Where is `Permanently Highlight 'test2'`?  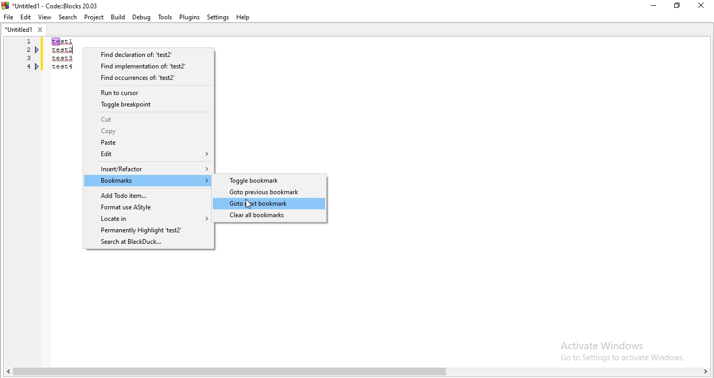
Permanently Highlight 'test2' is located at coordinates (148, 231).